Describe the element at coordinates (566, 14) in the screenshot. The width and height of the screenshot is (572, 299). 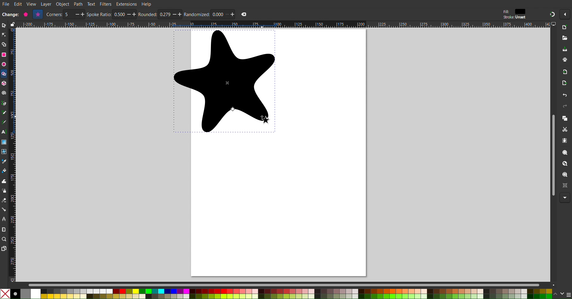
I see `More Options` at that location.